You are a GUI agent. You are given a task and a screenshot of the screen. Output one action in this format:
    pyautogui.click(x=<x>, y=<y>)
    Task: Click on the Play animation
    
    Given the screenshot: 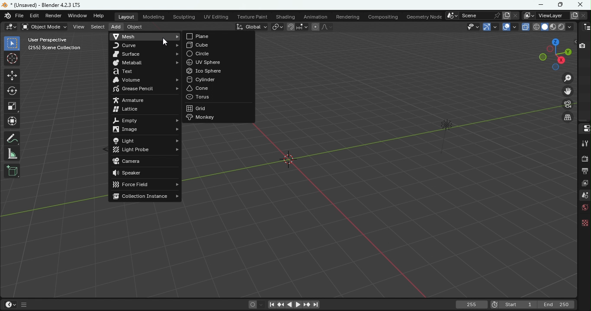 What is the action you would take?
    pyautogui.click(x=297, y=304)
    